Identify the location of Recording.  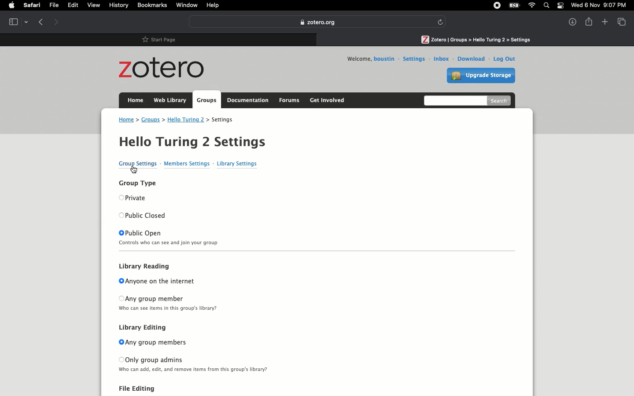
(497, 6).